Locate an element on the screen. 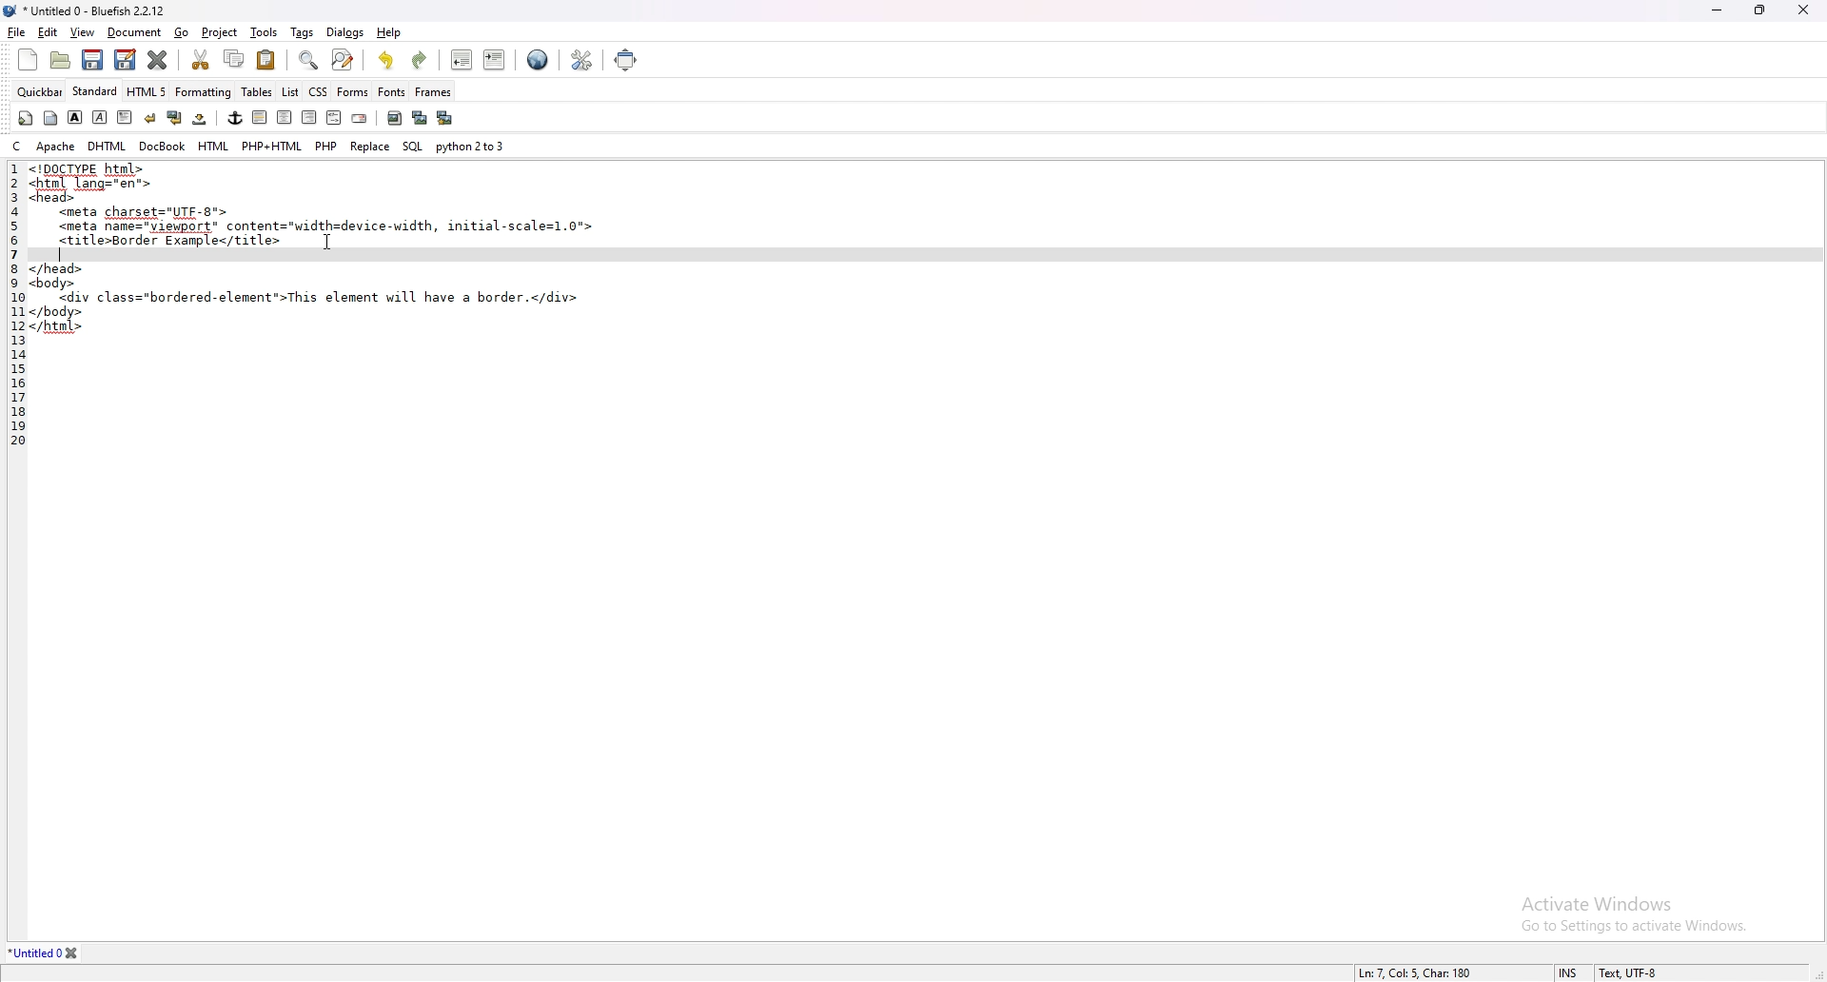  quickbar is located at coordinates (40, 92).